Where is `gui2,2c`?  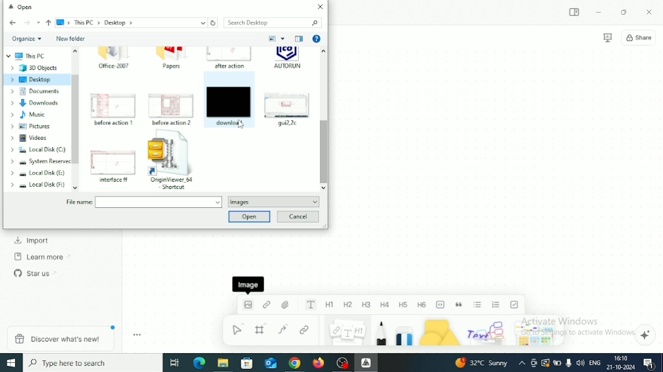 gui2,2c is located at coordinates (287, 108).